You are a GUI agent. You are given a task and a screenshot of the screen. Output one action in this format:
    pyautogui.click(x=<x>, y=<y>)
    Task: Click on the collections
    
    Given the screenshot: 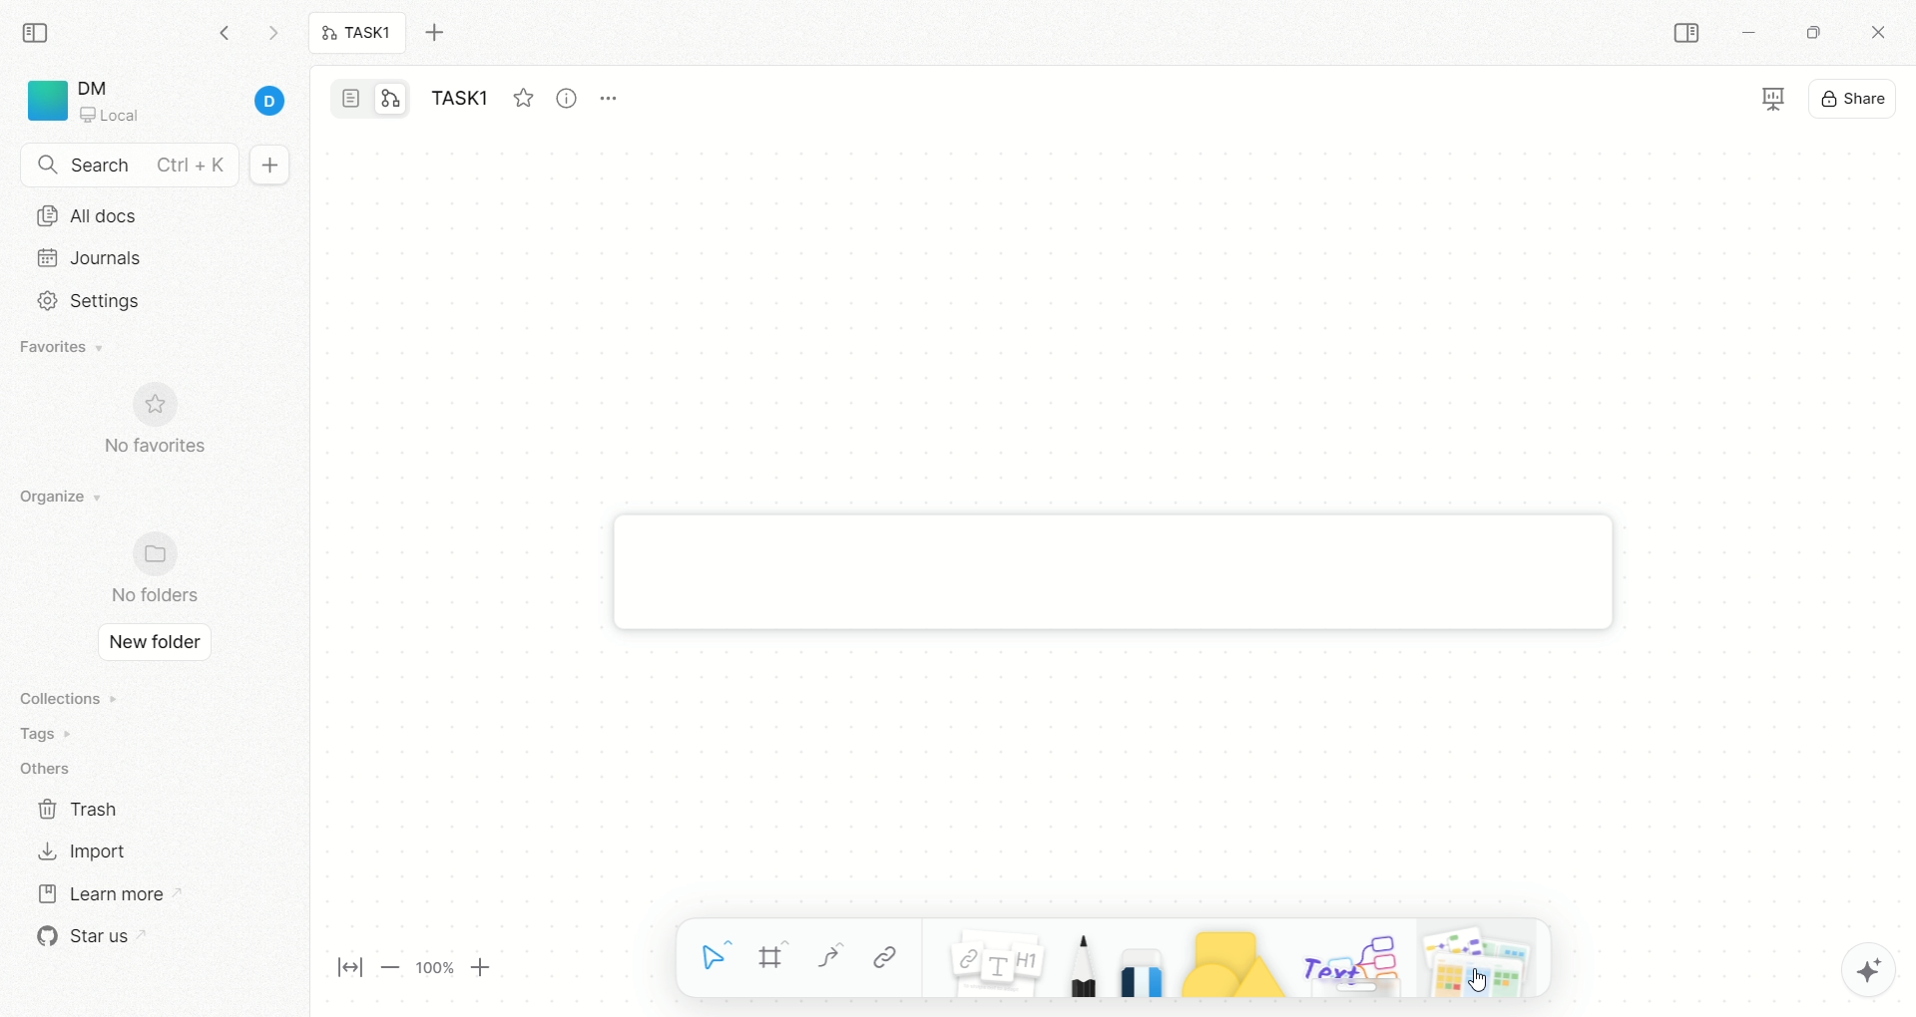 What is the action you would take?
    pyautogui.click(x=65, y=698)
    